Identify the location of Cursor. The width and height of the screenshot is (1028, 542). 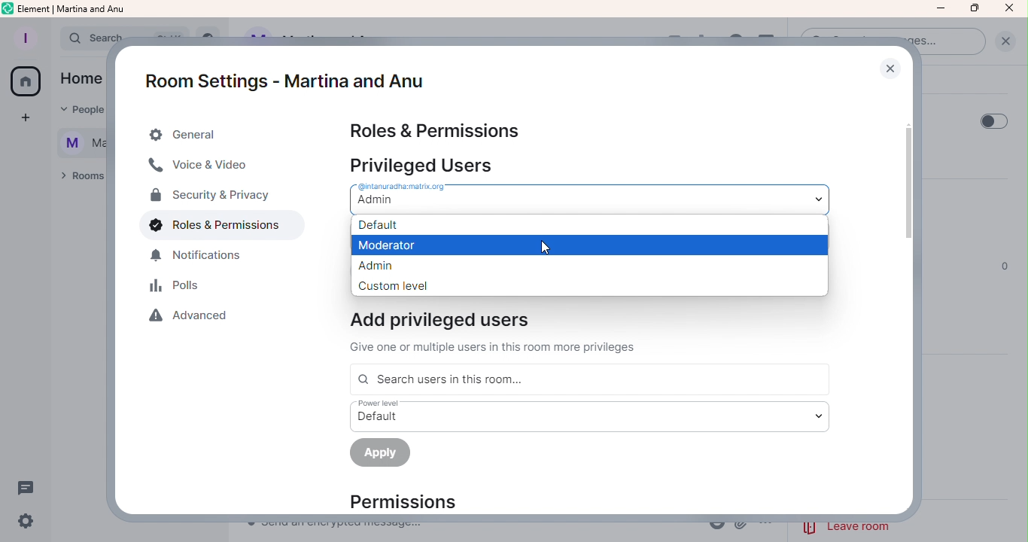
(543, 245).